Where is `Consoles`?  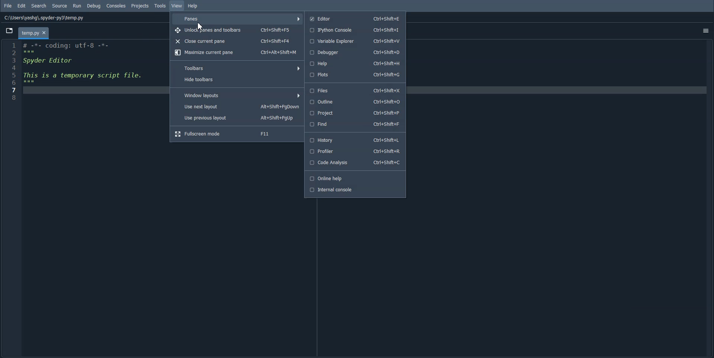 Consoles is located at coordinates (116, 6).